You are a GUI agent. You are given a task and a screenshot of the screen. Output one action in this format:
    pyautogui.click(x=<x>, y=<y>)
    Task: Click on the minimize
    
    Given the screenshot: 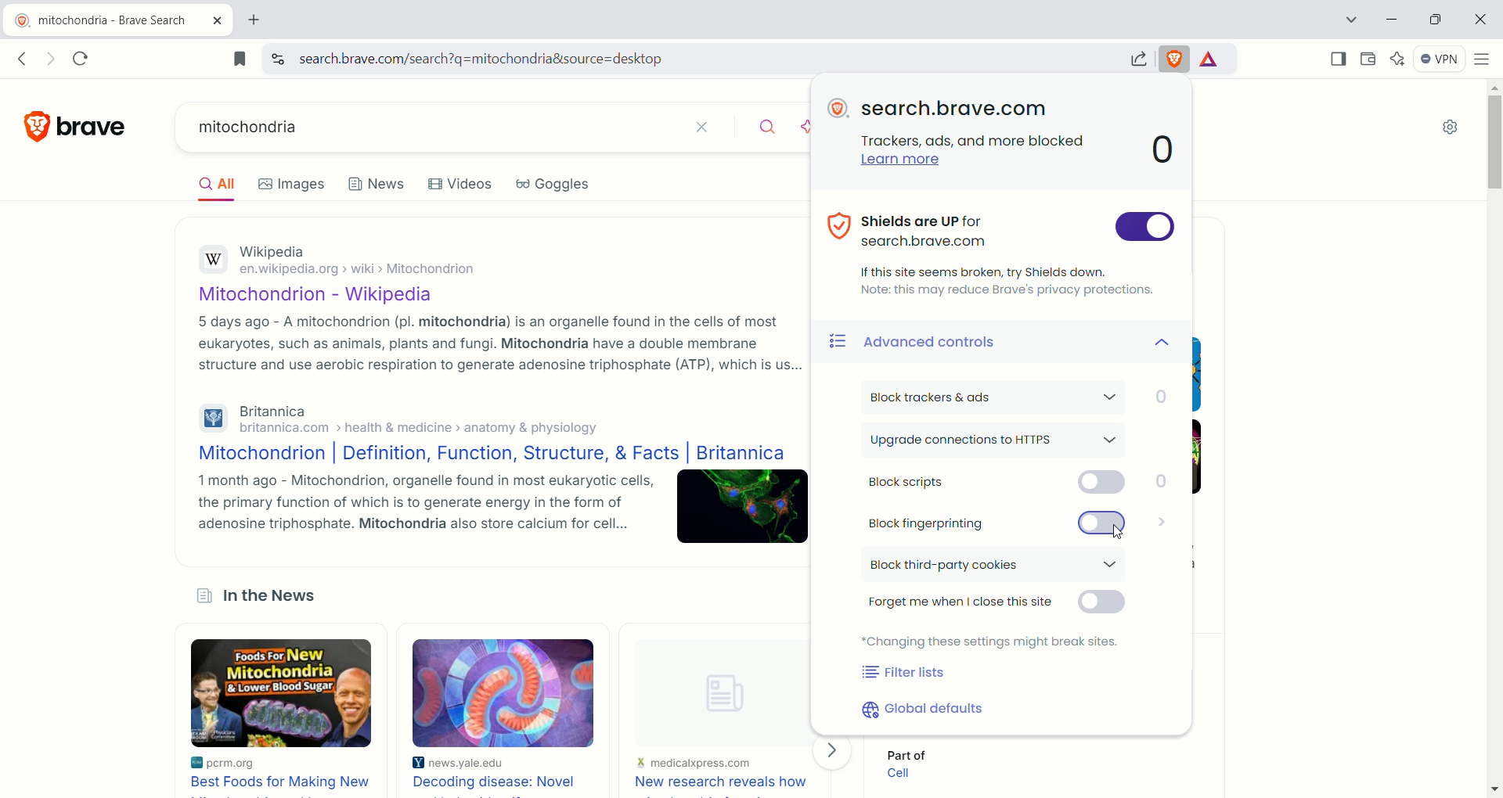 What is the action you would take?
    pyautogui.click(x=1397, y=18)
    